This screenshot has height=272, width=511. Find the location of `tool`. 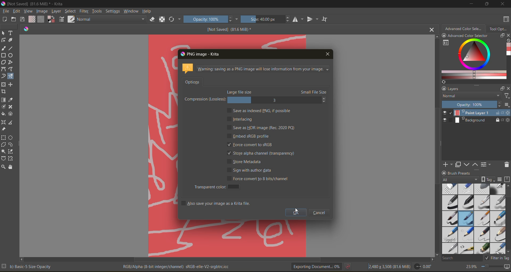

tool is located at coordinates (11, 62).